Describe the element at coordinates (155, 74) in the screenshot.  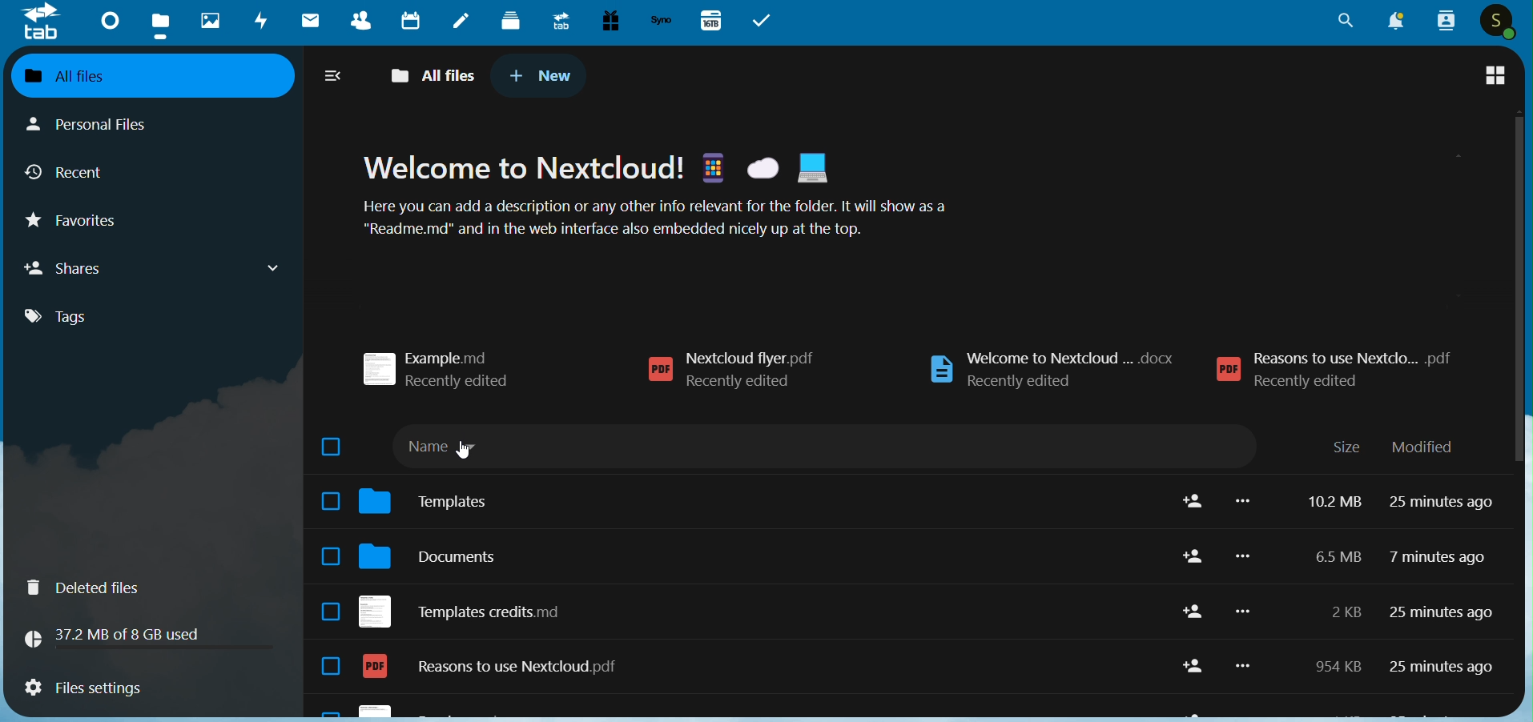
I see `All Files` at that location.